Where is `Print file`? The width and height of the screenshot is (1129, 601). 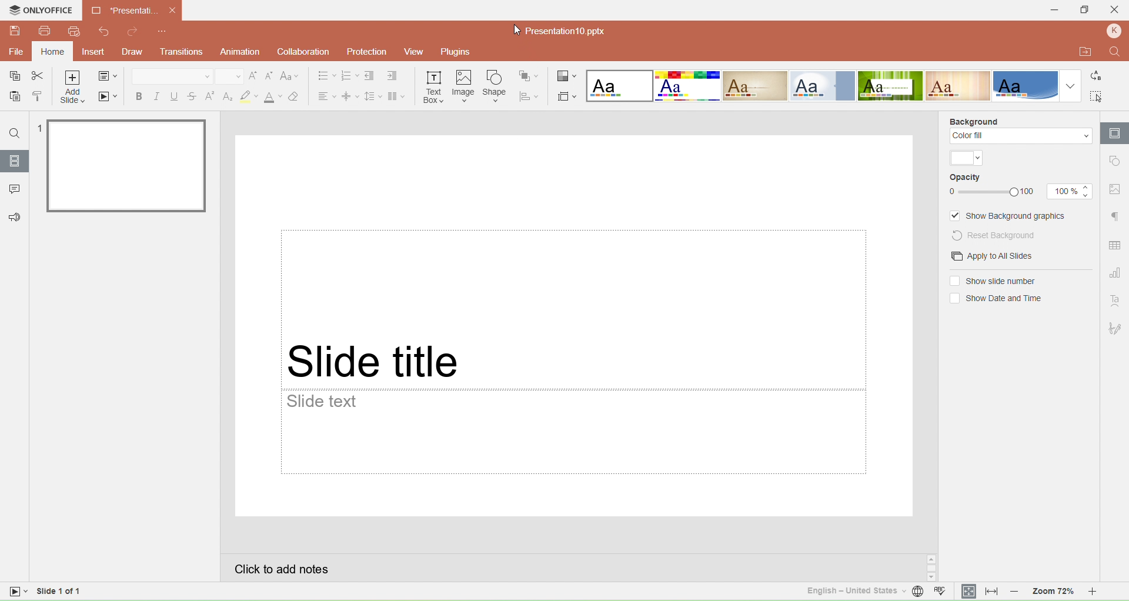
Print file is located at coordinates (45, 33).